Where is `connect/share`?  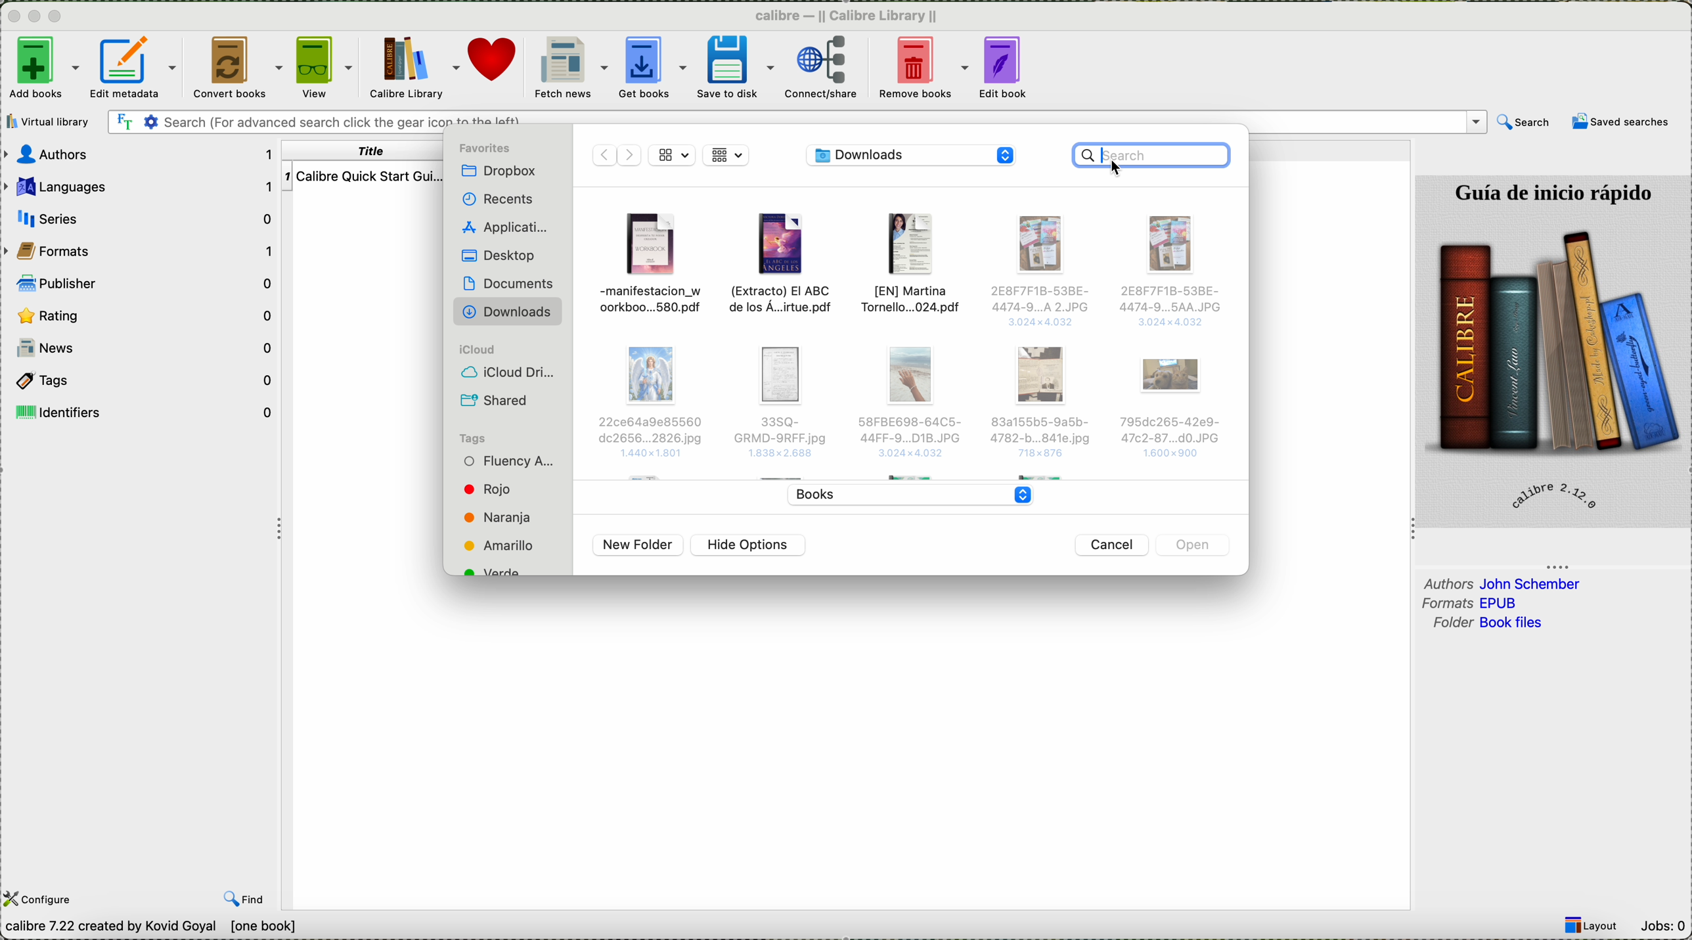 connect/share is located at coordinates (822, 67).